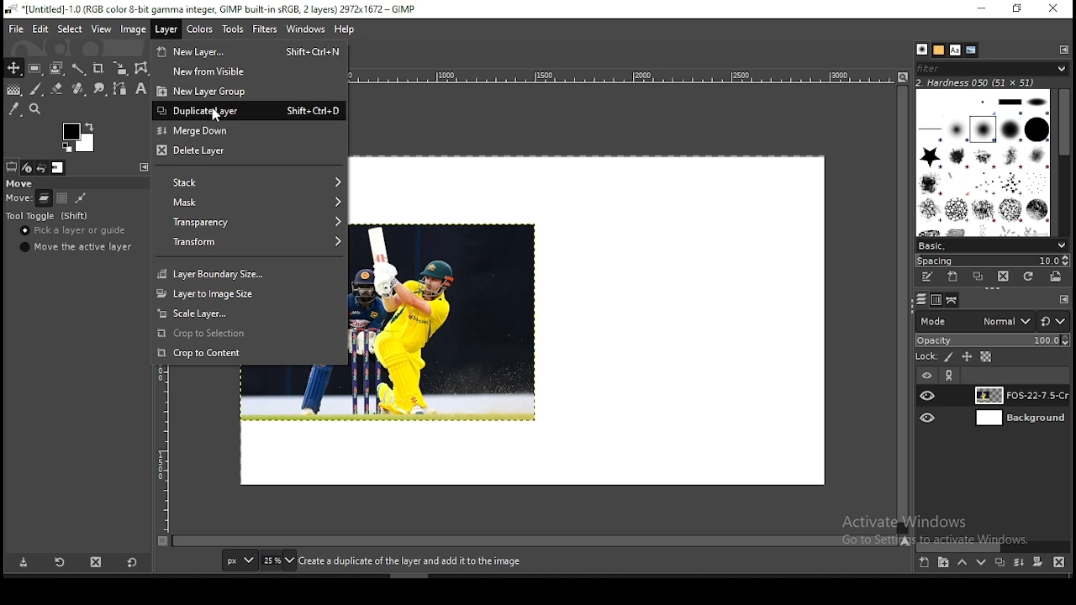 This screenshot has width=1076, height=605. What do you see at coordinates (920, 300) in the screenshot?
I see `layers` at bounding box center [920, 300].